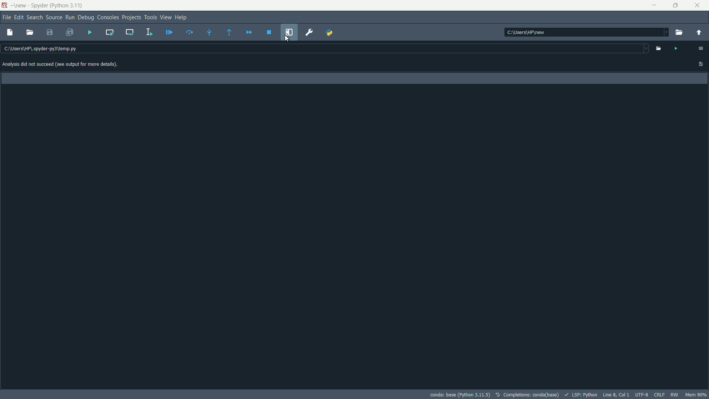  What do you see at coordinates (70, 33) in the screenshot?
I see `save all files` at bounding box center [70, 33].